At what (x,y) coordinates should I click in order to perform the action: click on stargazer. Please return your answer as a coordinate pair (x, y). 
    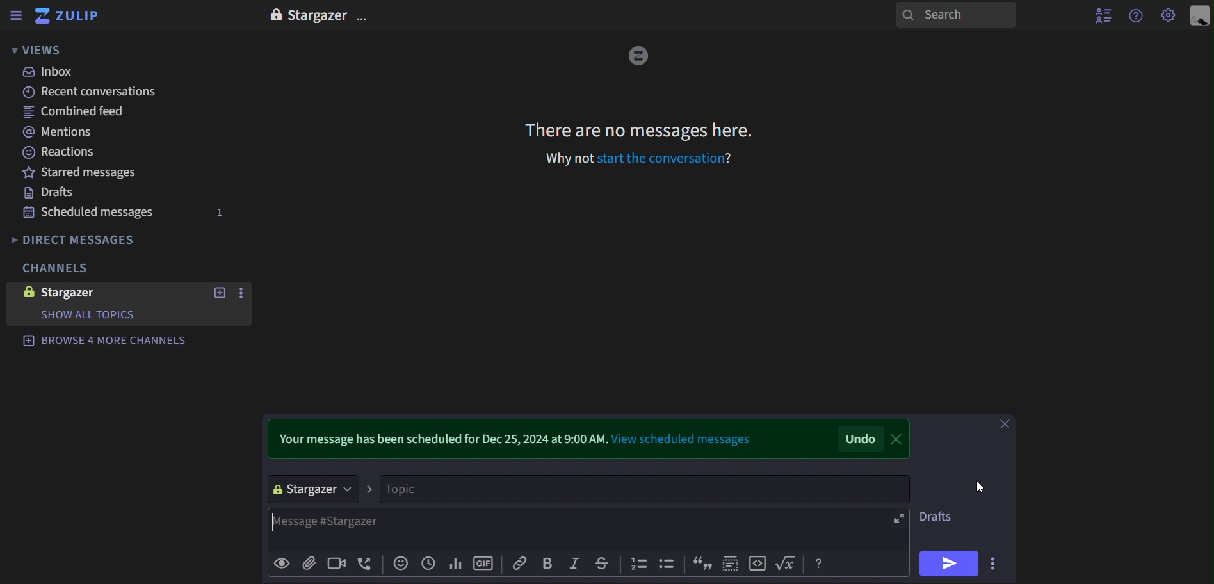
    Looking at the image, I should click on (314, 489).